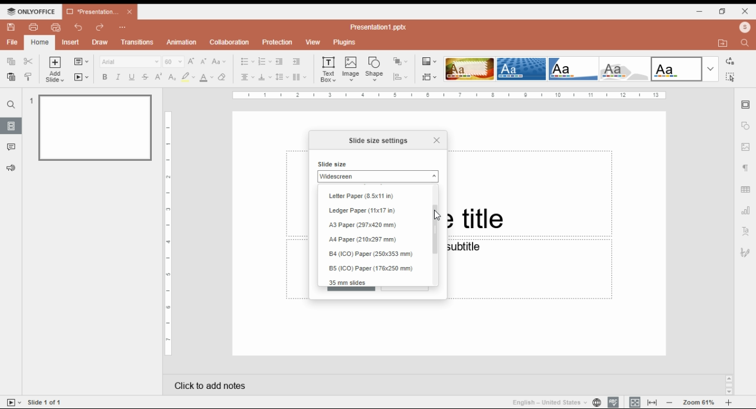 This screenshot has width=756, height=409. I want to click on increase indent, so click(296, 61).